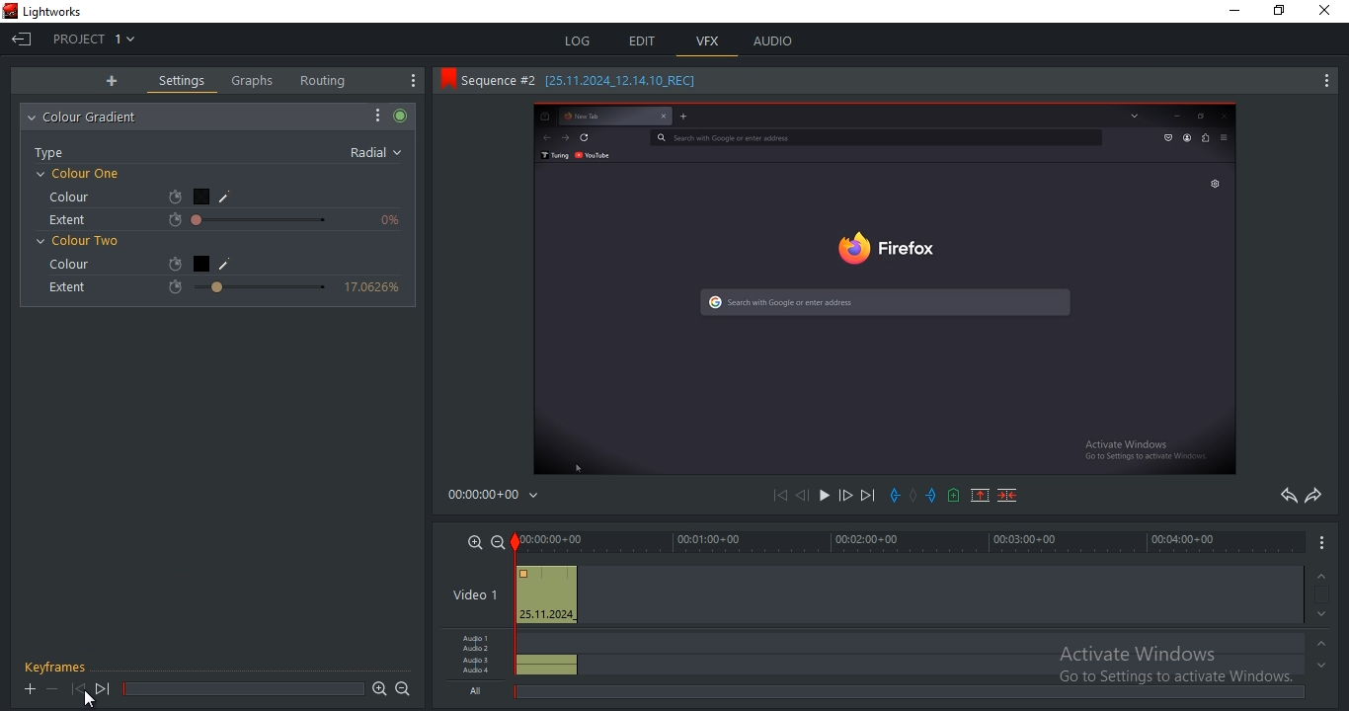  I want to click on undo, so click(1283, 497).